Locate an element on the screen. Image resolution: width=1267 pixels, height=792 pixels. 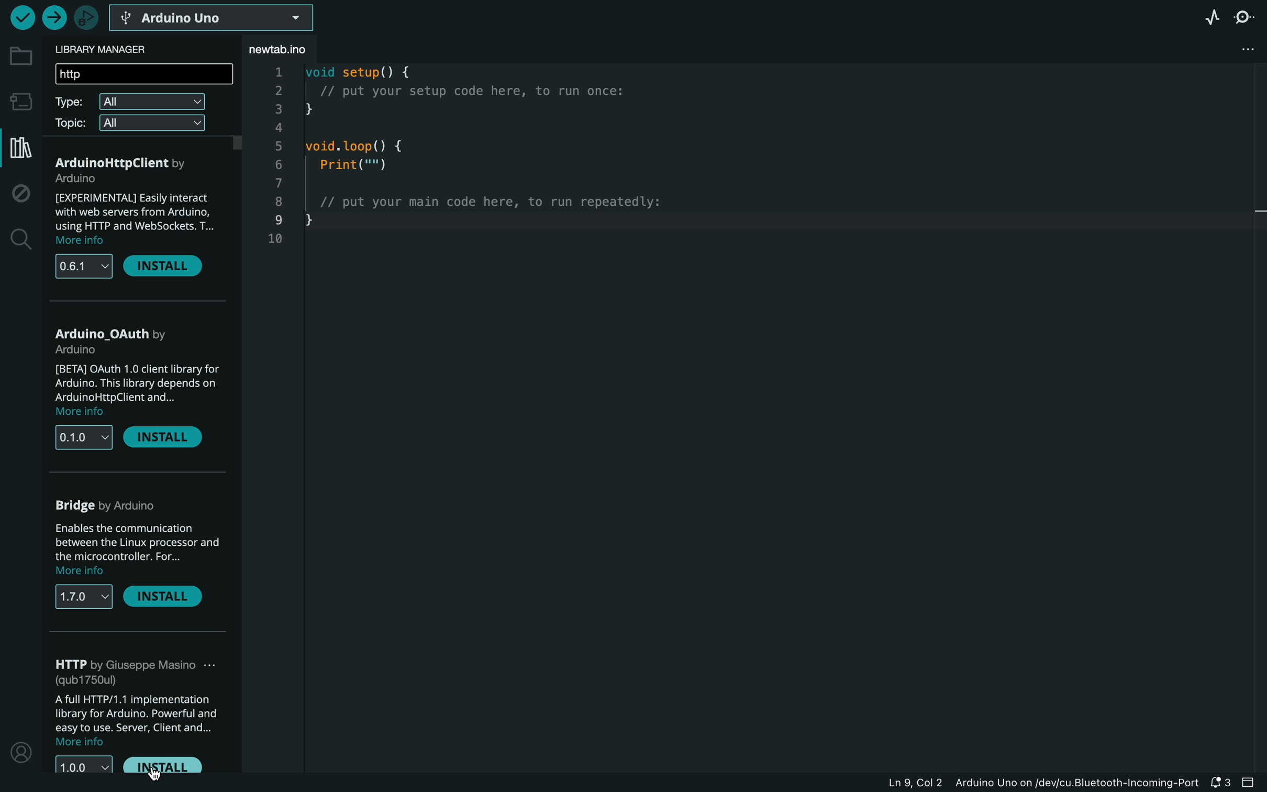
file information is located at coordinates (1025, 782).